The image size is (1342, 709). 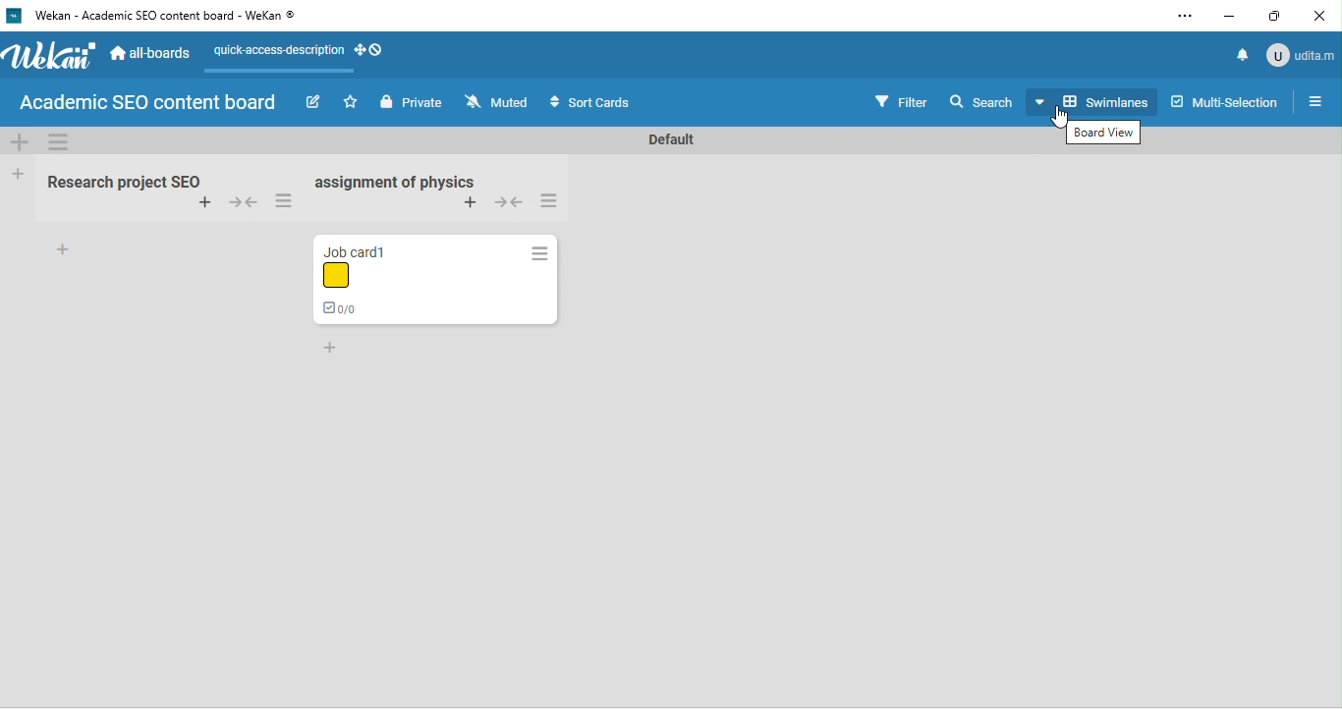 What do you see at coordinates (49, 58) in the screenshot?
I see `wekan logo` at bounding box center [49, 58].